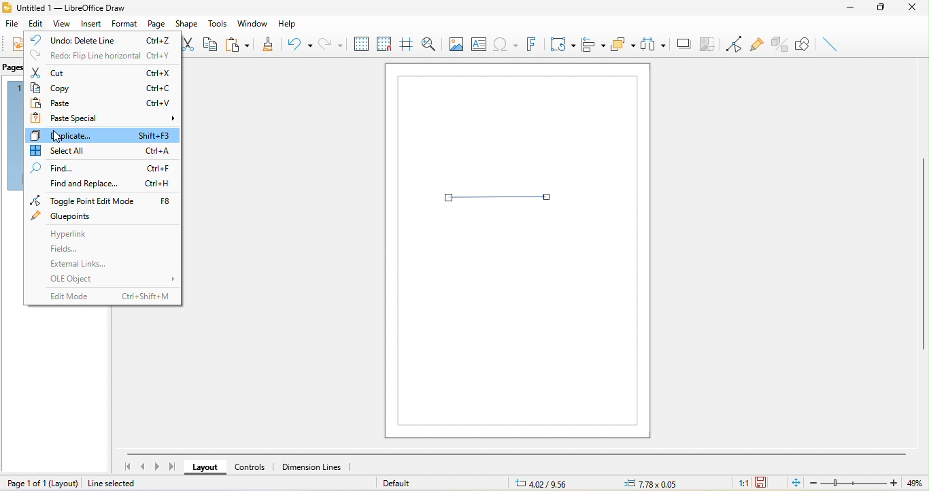 This screenshot has height=491, width=929. Describe the element at coordinates (103, 88) in the screenshot. I see `copy` at that location.